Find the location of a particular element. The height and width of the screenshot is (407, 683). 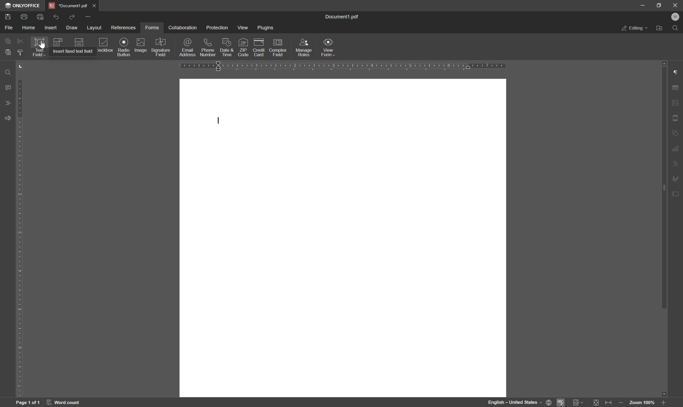

scroll down is located at coordinates (665, 394).